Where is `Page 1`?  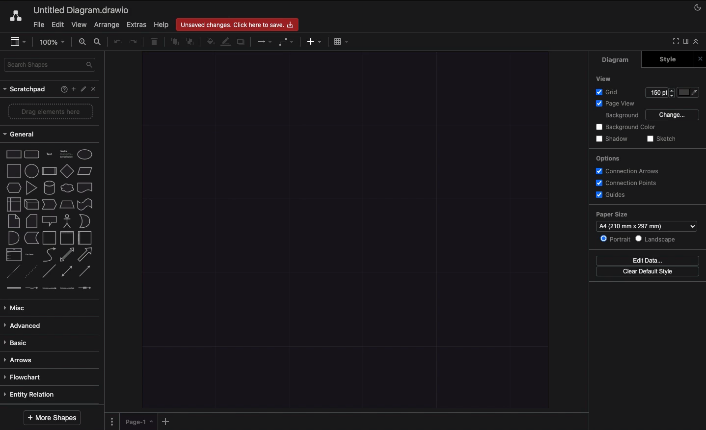
Page 1 is located at coordinates (136, 421).